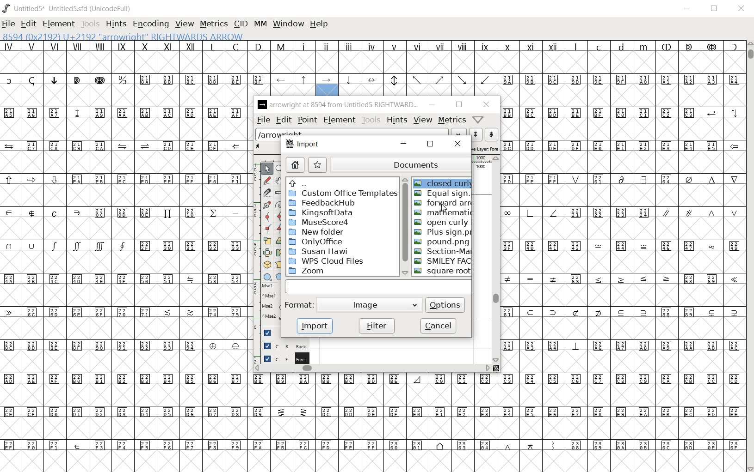 The height and width of the screenshot is (472, 754). Describe the element at coordinates (457, 105) in the screenshot. I see `restore` at that location.